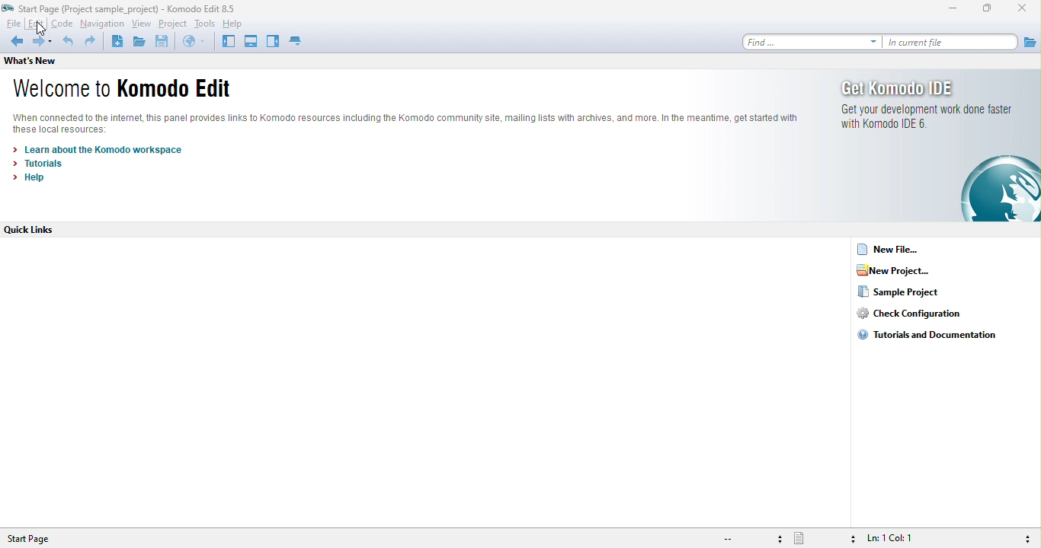 Image resolution: width=1041 pixels, height=548 pixels. What do you see at coordinates (956, 9) in the screenshot?
I see `minimize` at bounding box center [956, 9].